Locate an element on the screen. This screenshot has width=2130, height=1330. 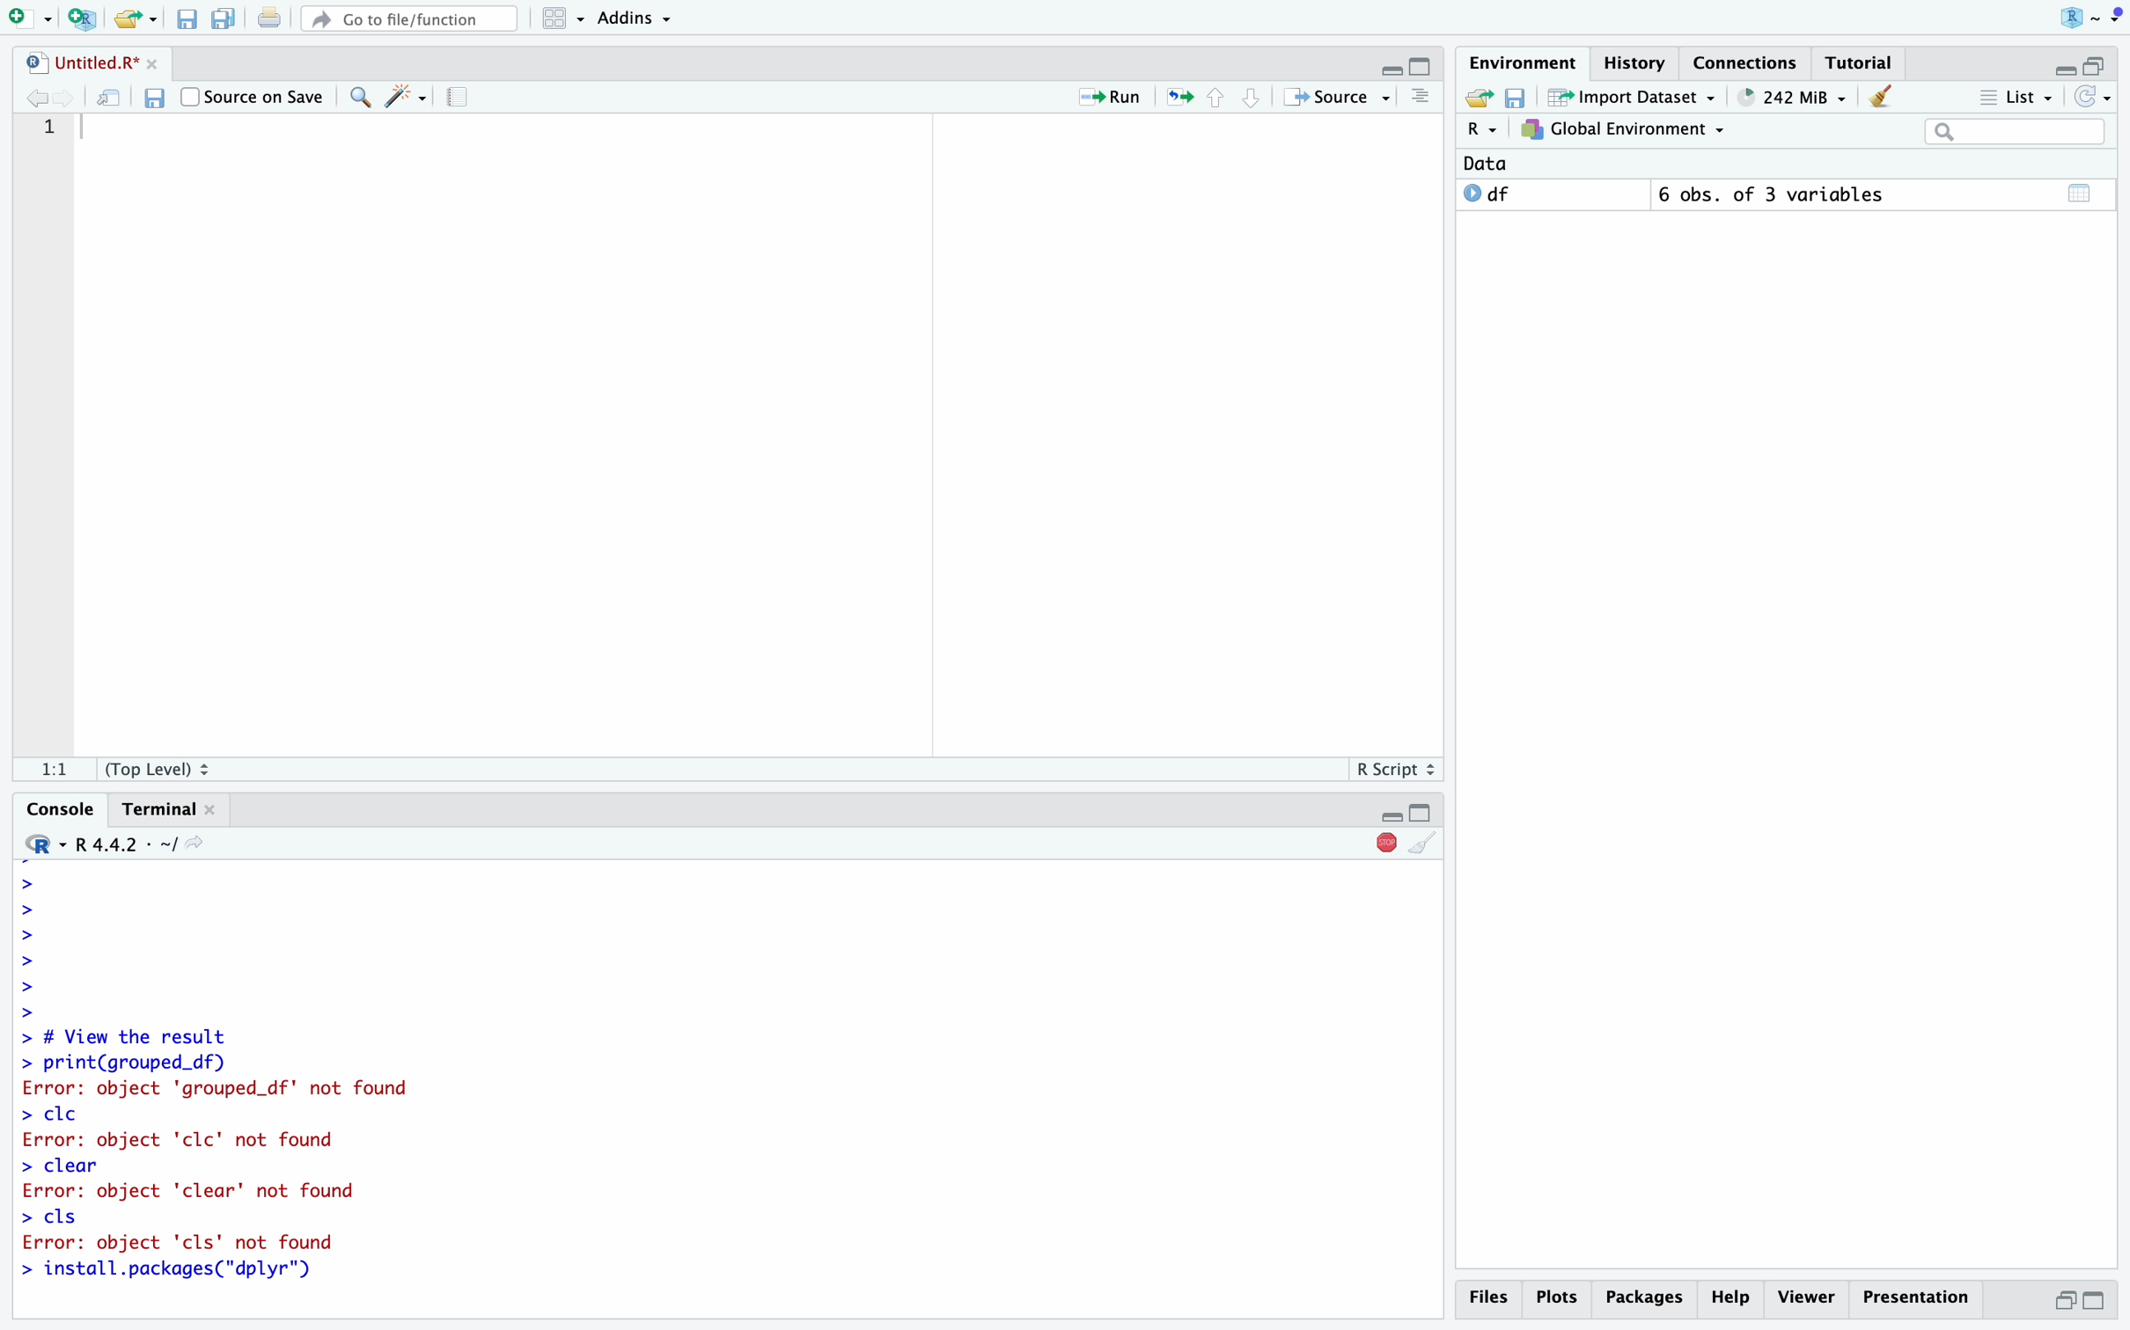
Open in new window is located at coordinates (112, 98).